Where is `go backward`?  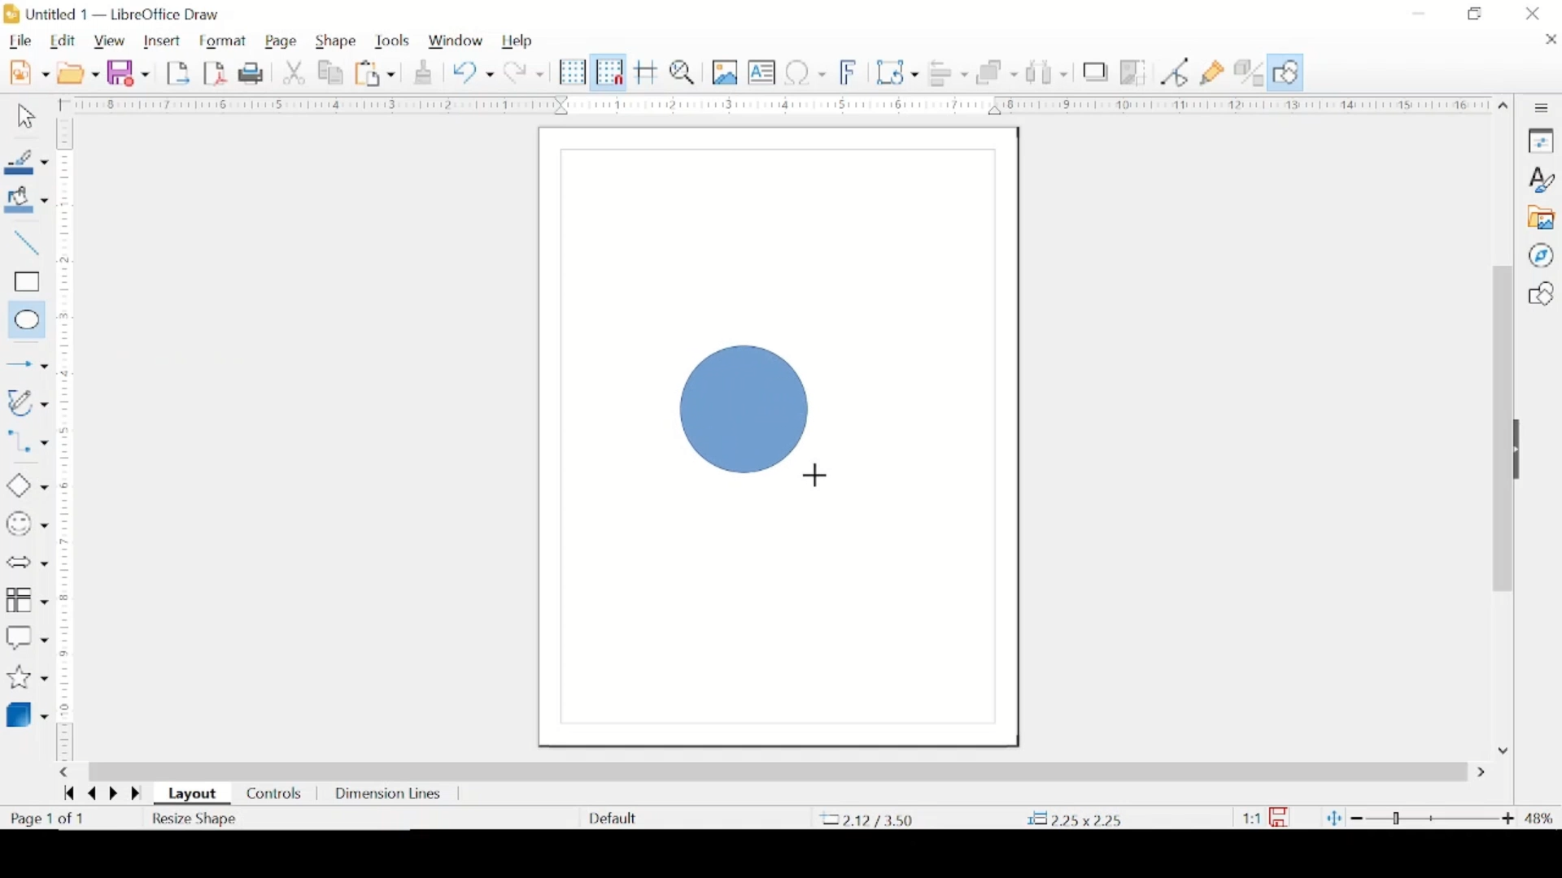 go backward is located at coordinates (66, 795).